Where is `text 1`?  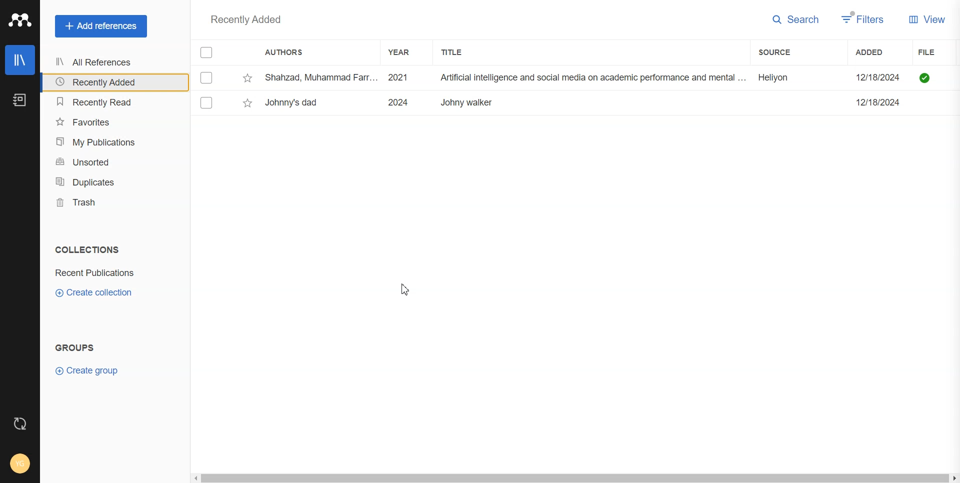
text 1 is located at coordinates (85, 249).